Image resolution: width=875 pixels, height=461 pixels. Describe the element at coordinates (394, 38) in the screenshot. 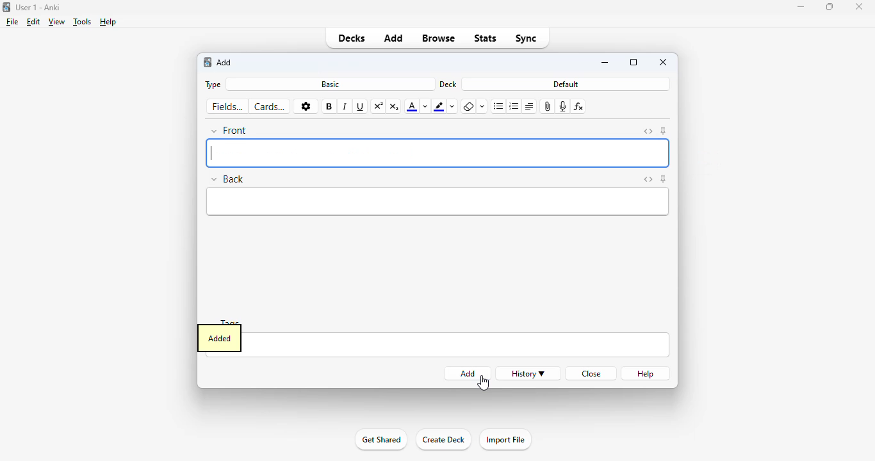

I see `add` at that location.